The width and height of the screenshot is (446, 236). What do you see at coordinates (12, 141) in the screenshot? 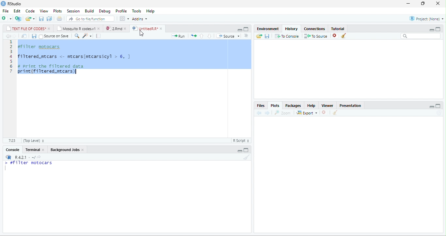
I see `7:23` at bounding box center [12, 141].